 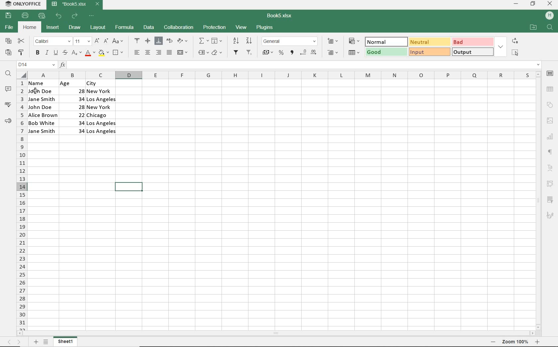 I want to click on DOCUMENT NAME, so click(x=282, y=16).